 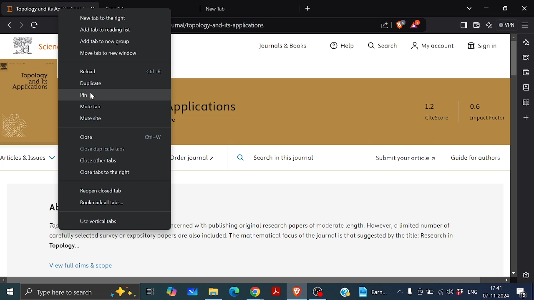 What do you see at coordinates (476, 25) in the screenshot?
I see `Wallet` at bounding box center [476, 25].